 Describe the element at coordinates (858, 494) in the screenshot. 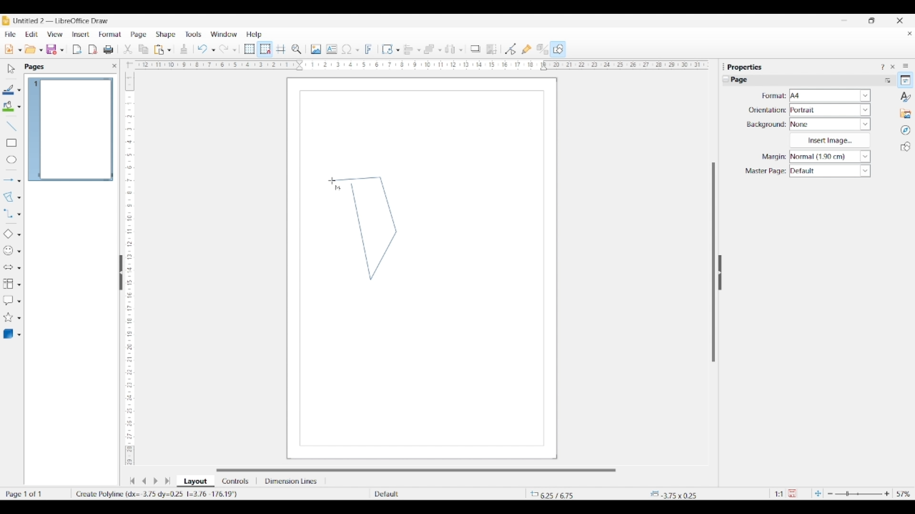

I see `Slider to change zoom in/out` at that location.